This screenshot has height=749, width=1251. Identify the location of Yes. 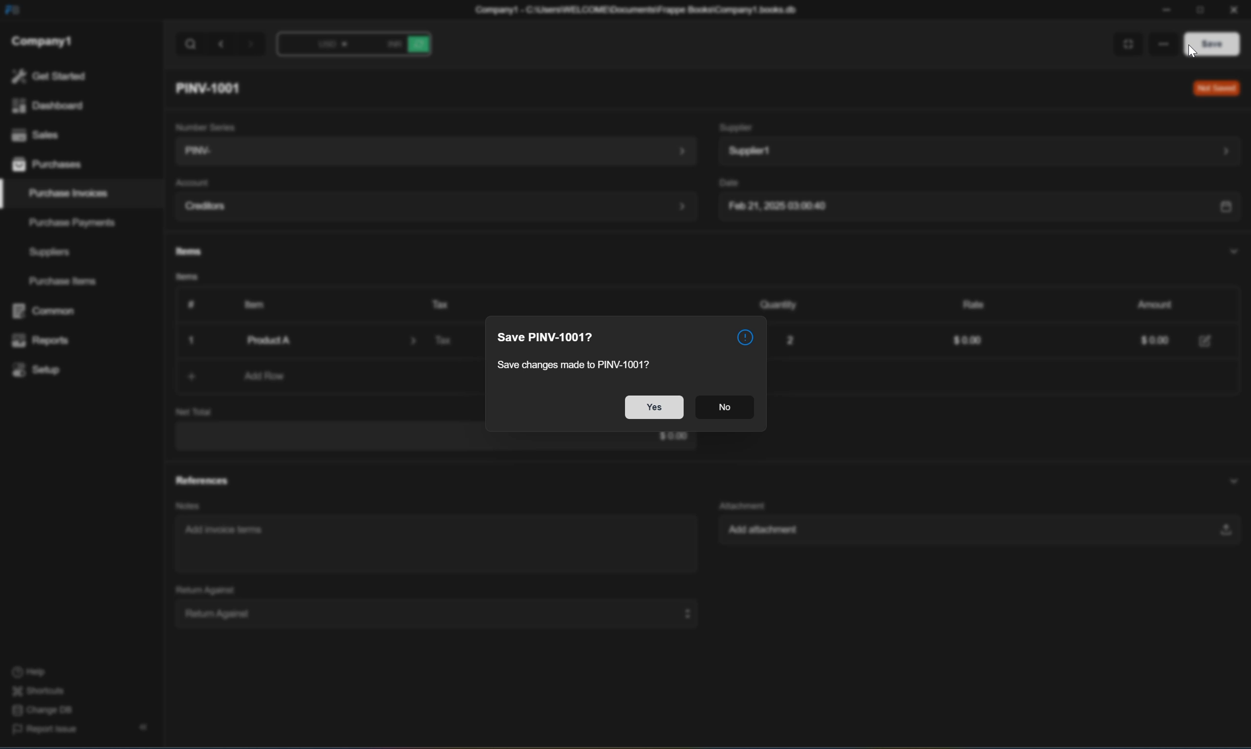
(653, 408).